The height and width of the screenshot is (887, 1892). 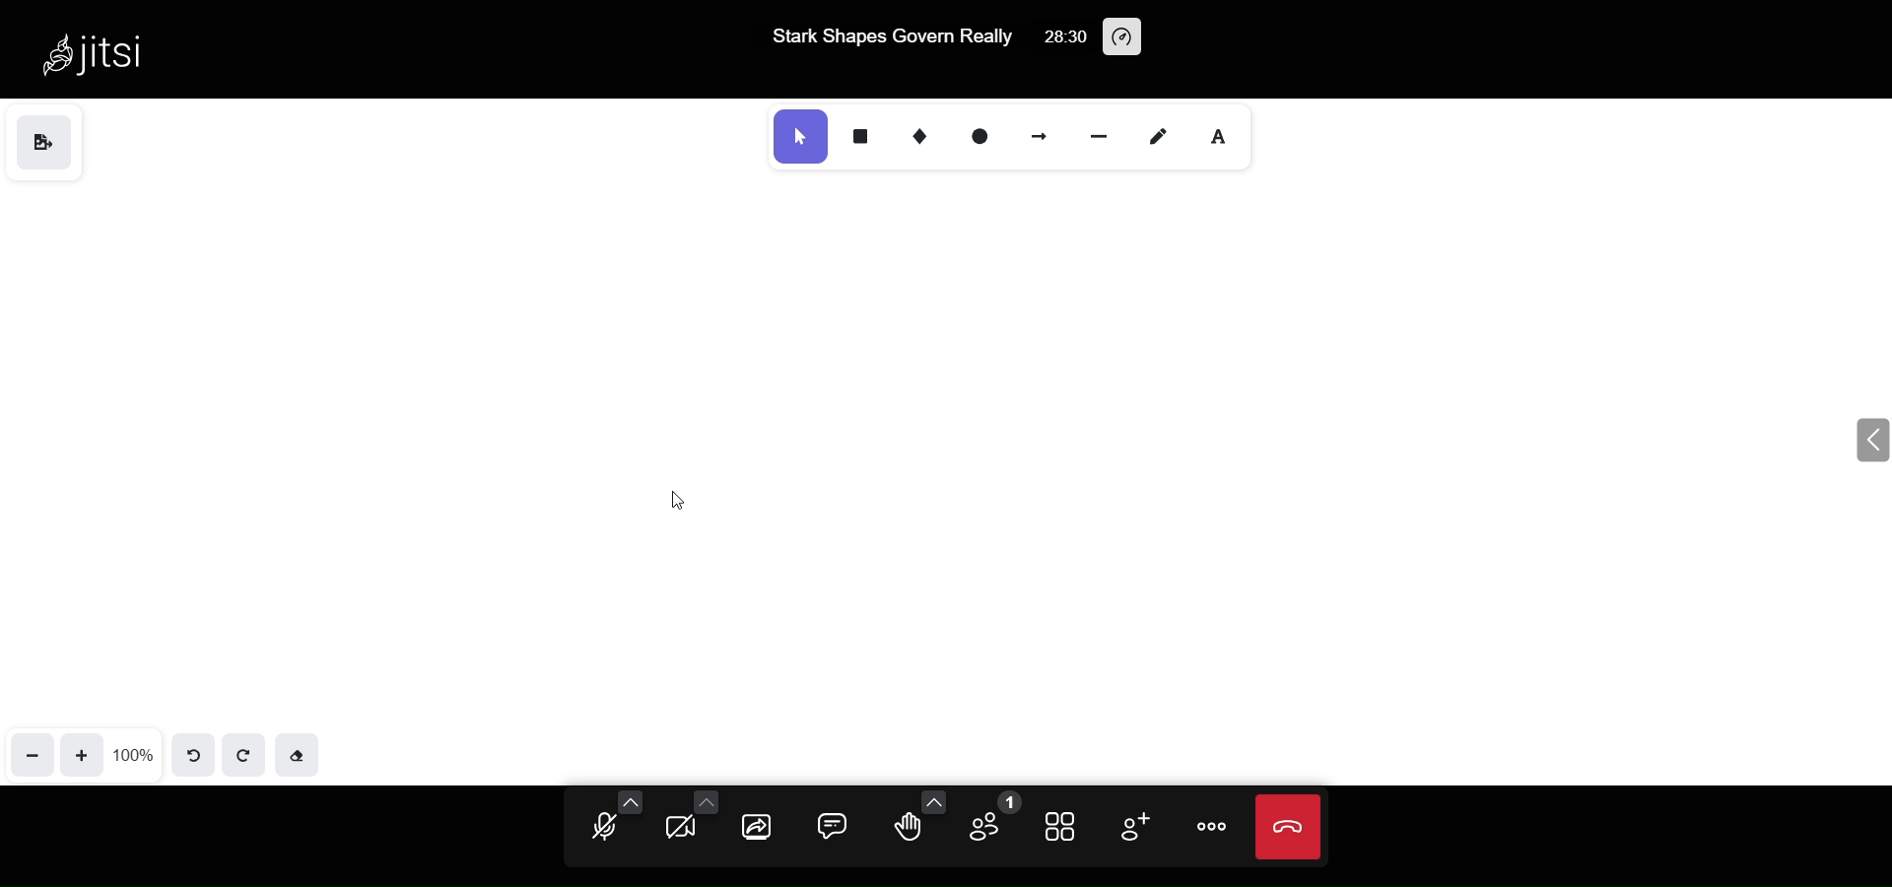 What do you see at coordinates (42, 143) in the screenshot?
I see `save as image` at bounding box center [42, 143].